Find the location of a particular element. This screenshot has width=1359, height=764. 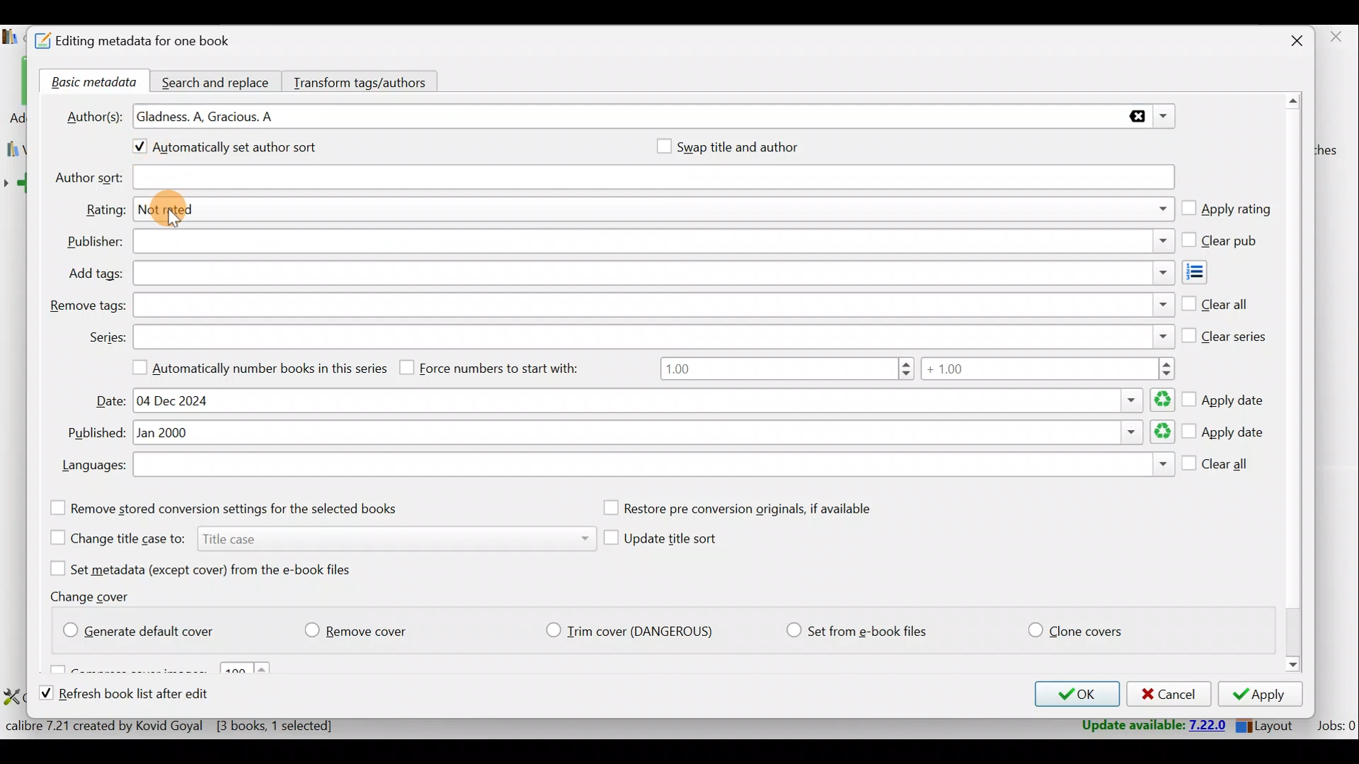

Scroll bar is located at coordinates (1295, 385).